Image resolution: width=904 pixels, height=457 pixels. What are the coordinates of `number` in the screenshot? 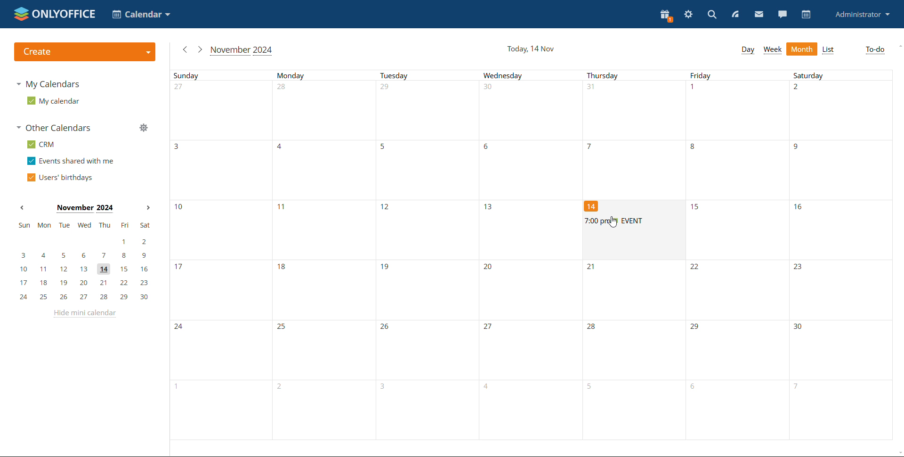 It's located at (696, 329).